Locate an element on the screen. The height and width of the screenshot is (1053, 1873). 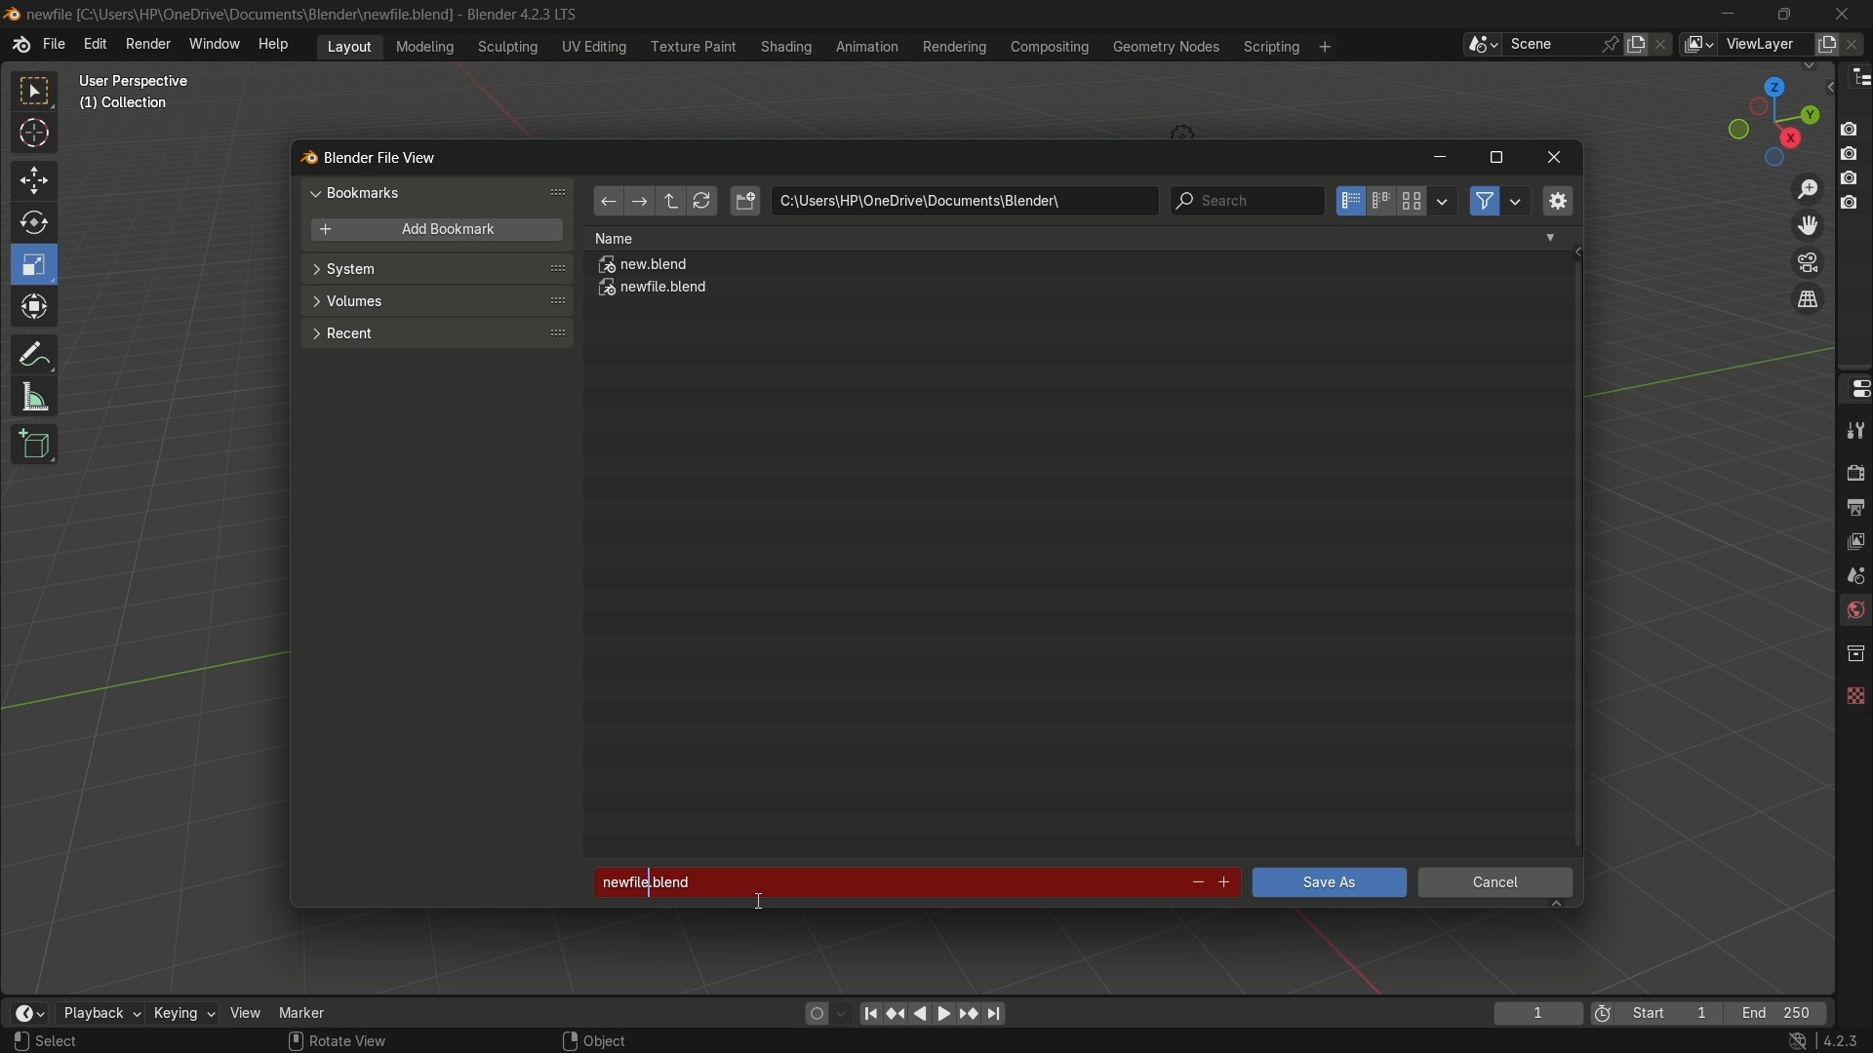
toggle camera view layer is located at coordinates (1808, 260).